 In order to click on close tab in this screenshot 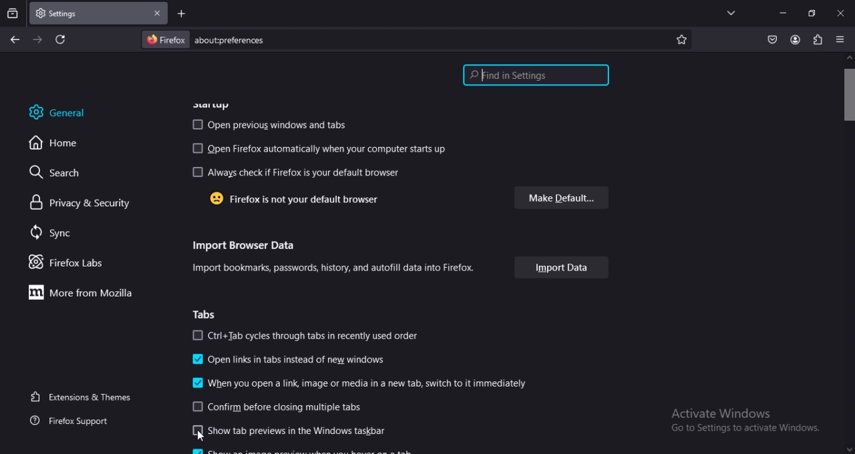, I will do `click(155, 13)`.